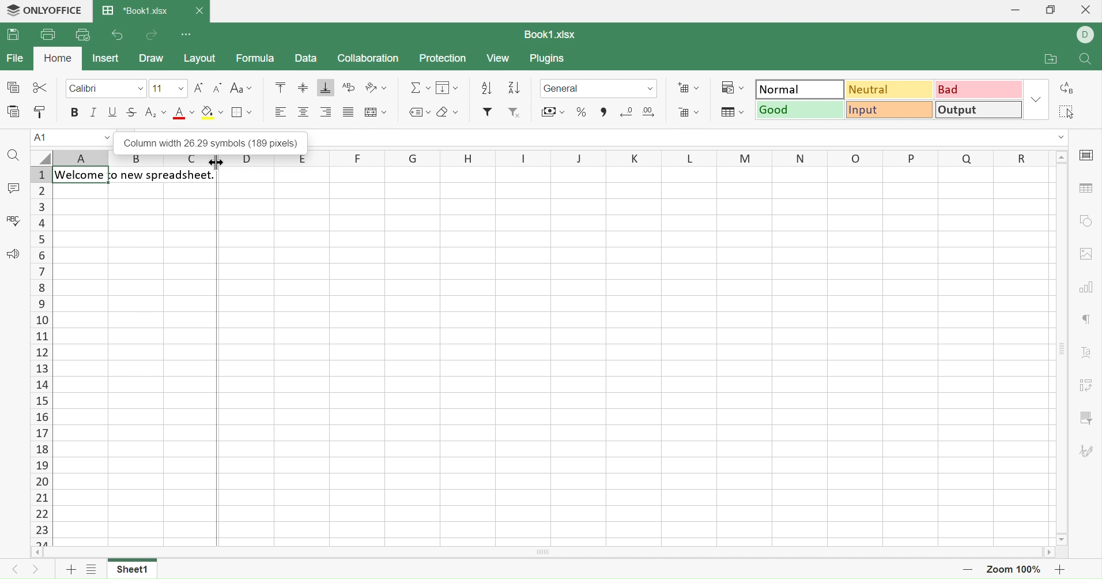  What do you see at coordinates (255, 59) in the screenshot?
I see `Formula` at bounding box center [255, 59].